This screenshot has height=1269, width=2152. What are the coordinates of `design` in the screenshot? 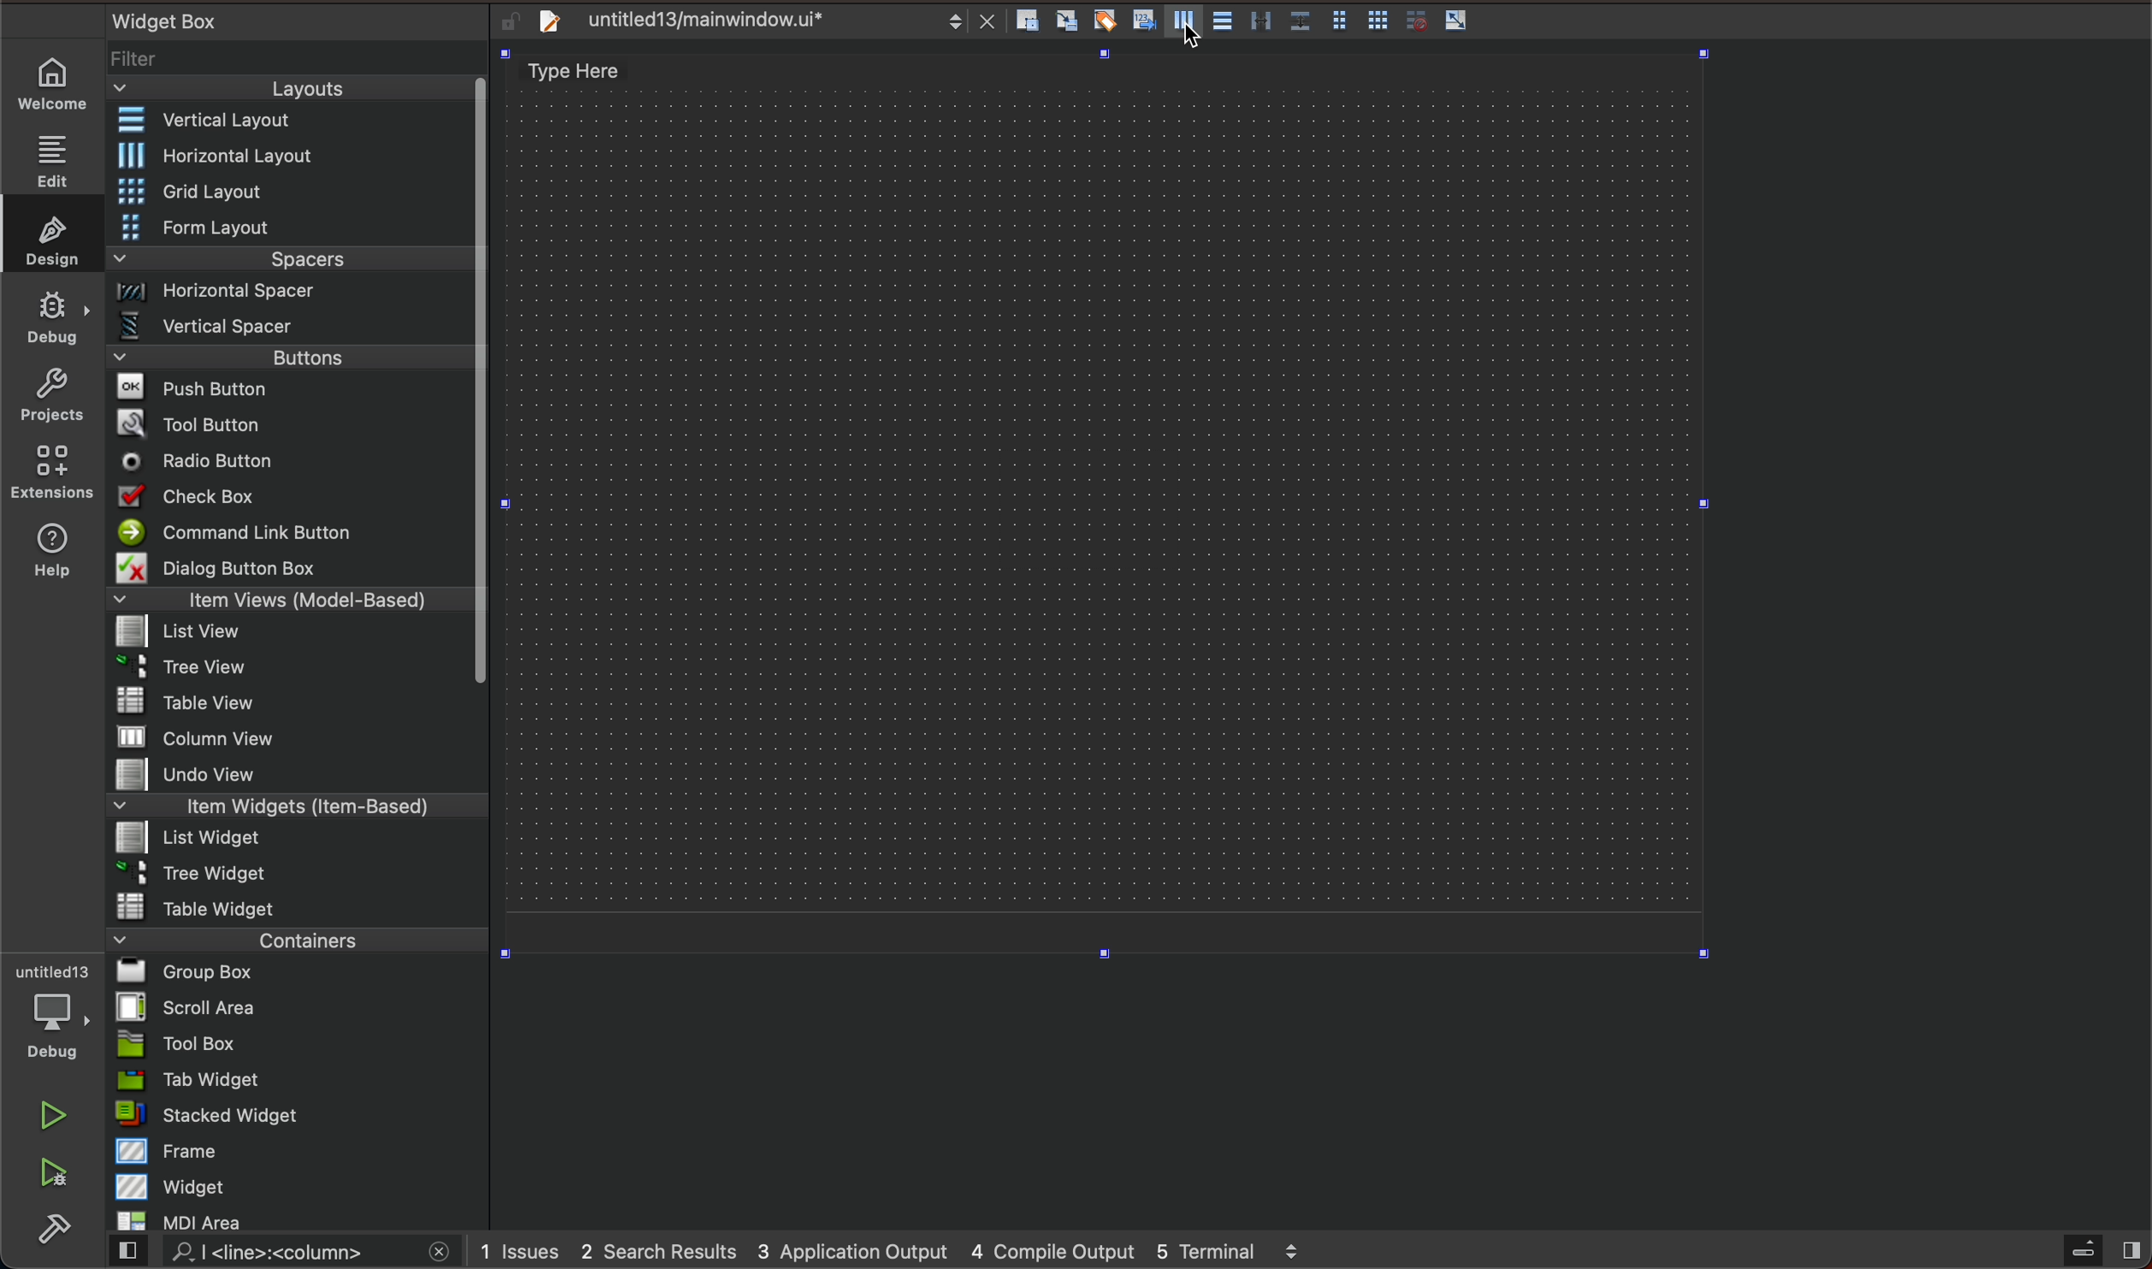 It's located at (50, 234).